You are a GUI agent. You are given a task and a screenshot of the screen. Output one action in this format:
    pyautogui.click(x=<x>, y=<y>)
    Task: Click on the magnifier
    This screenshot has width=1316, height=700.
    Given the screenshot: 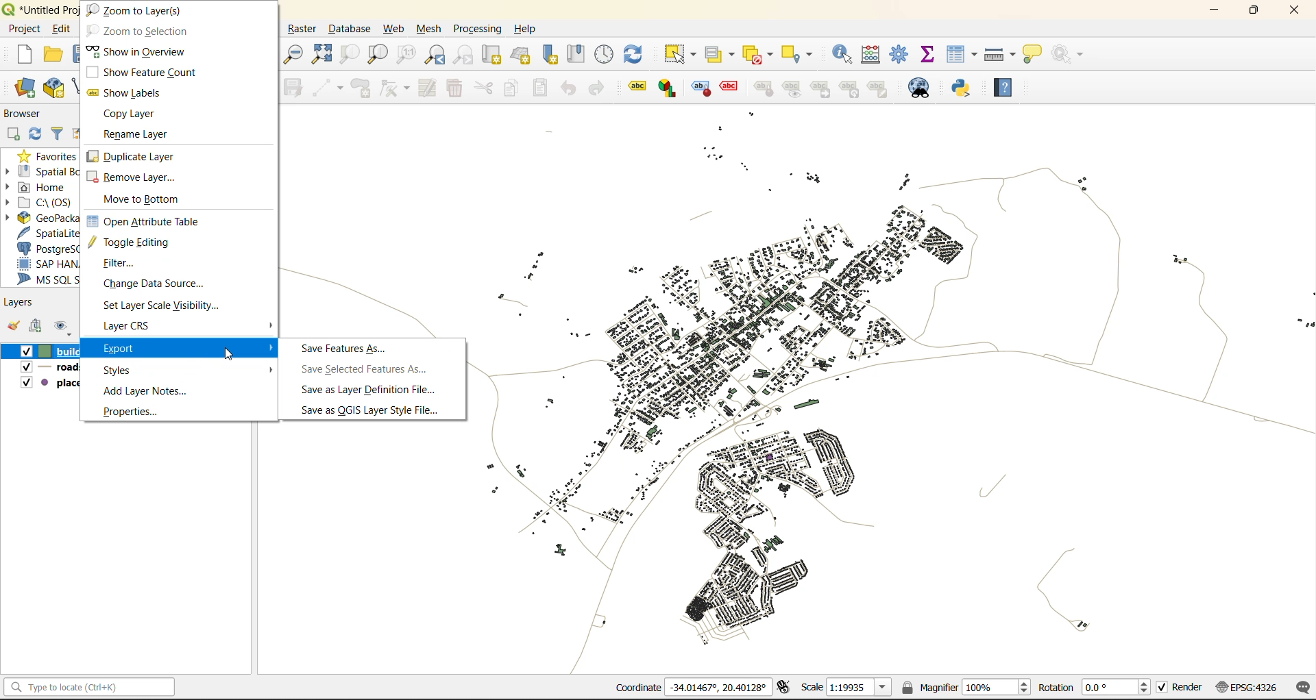 What is the action you would take?
    pyautogui.click(x=965, y=688)
    